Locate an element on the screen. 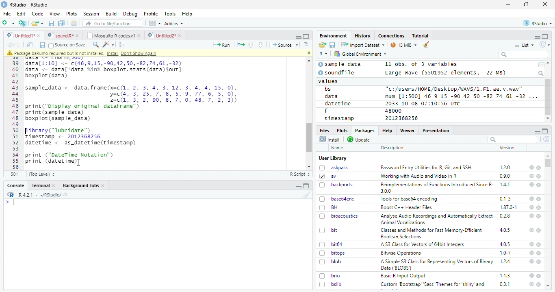 The height and width of the screenshot is (292, 555). ‘Working with Audio and Video inR is located at coordinates (420, 176).